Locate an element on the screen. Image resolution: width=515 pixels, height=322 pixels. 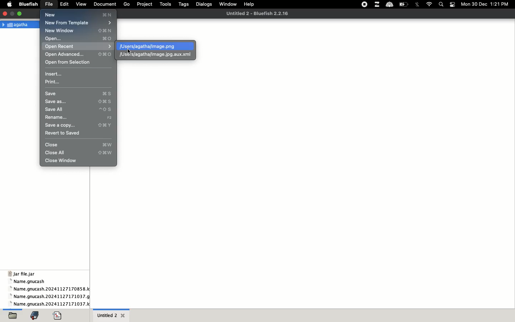
file is located at coordinates (49, 4).